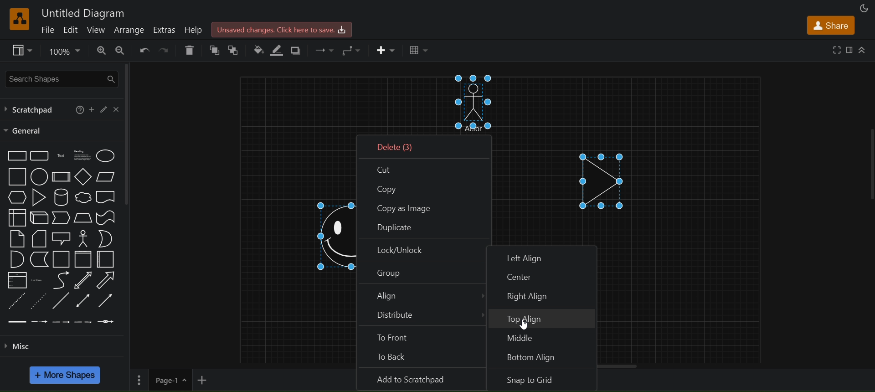 Image resolution: width=875 pixels, height=392 pixels. Describe the element at coordinates (39, 259) in the screenshot. I see `data storage` at that location.